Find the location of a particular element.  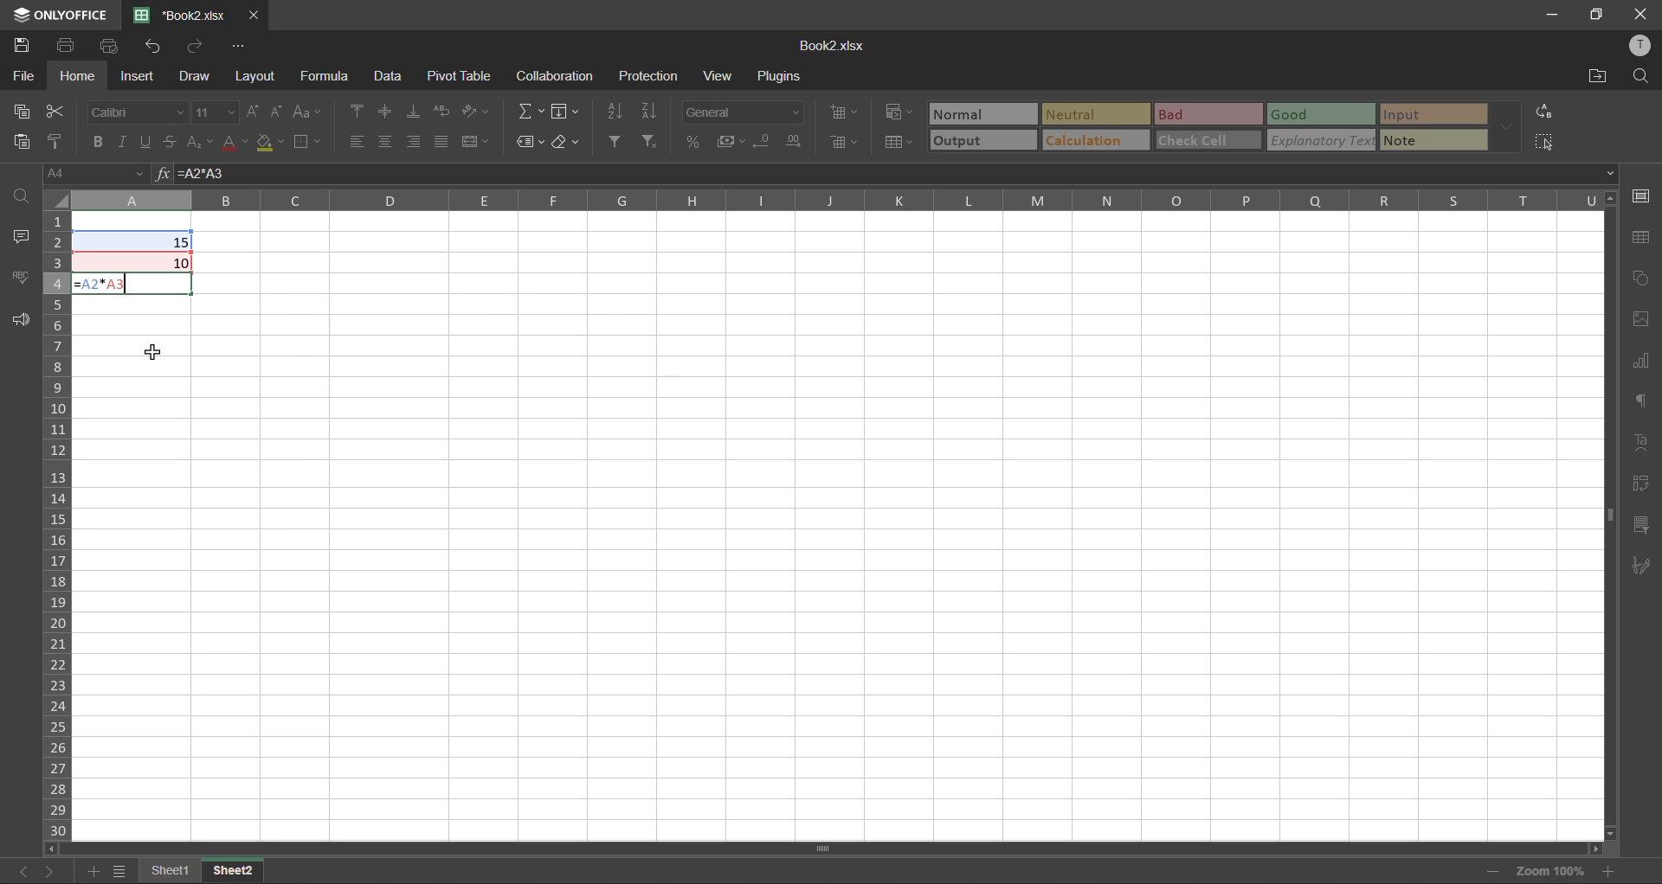

row numbers is located at coordinates (60, 522).